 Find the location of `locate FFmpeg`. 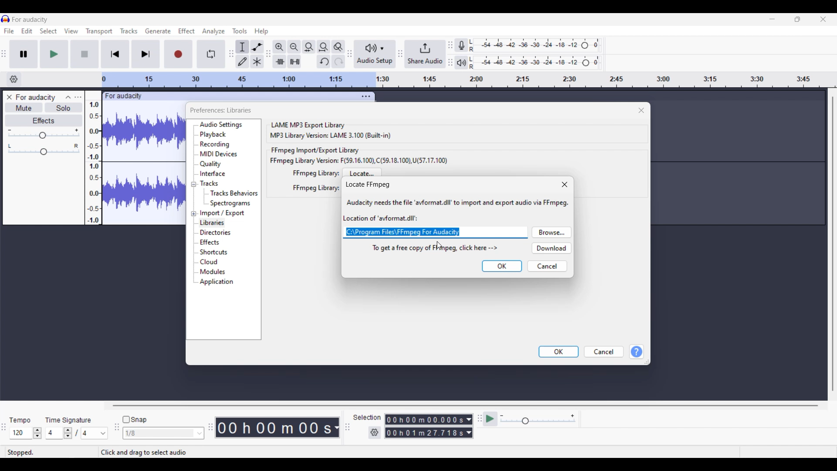

locate FFmpeg is located at coordinates (367, 184).